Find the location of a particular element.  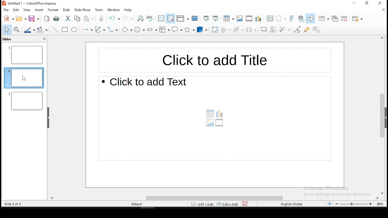

new is located at coordinates (8, 18).